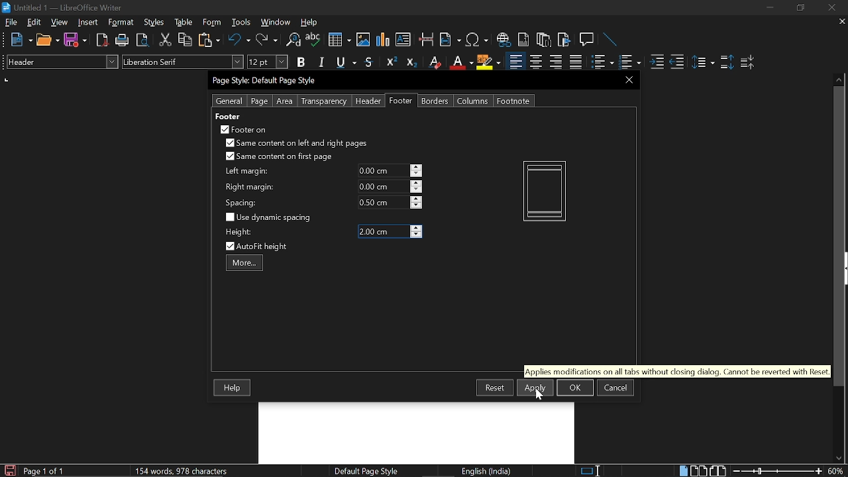 Image resolution: width=848 pixels, height=477 pixels. Describe the element at coordinates (383, 232) in the screenshot. I see `Height` at that location.